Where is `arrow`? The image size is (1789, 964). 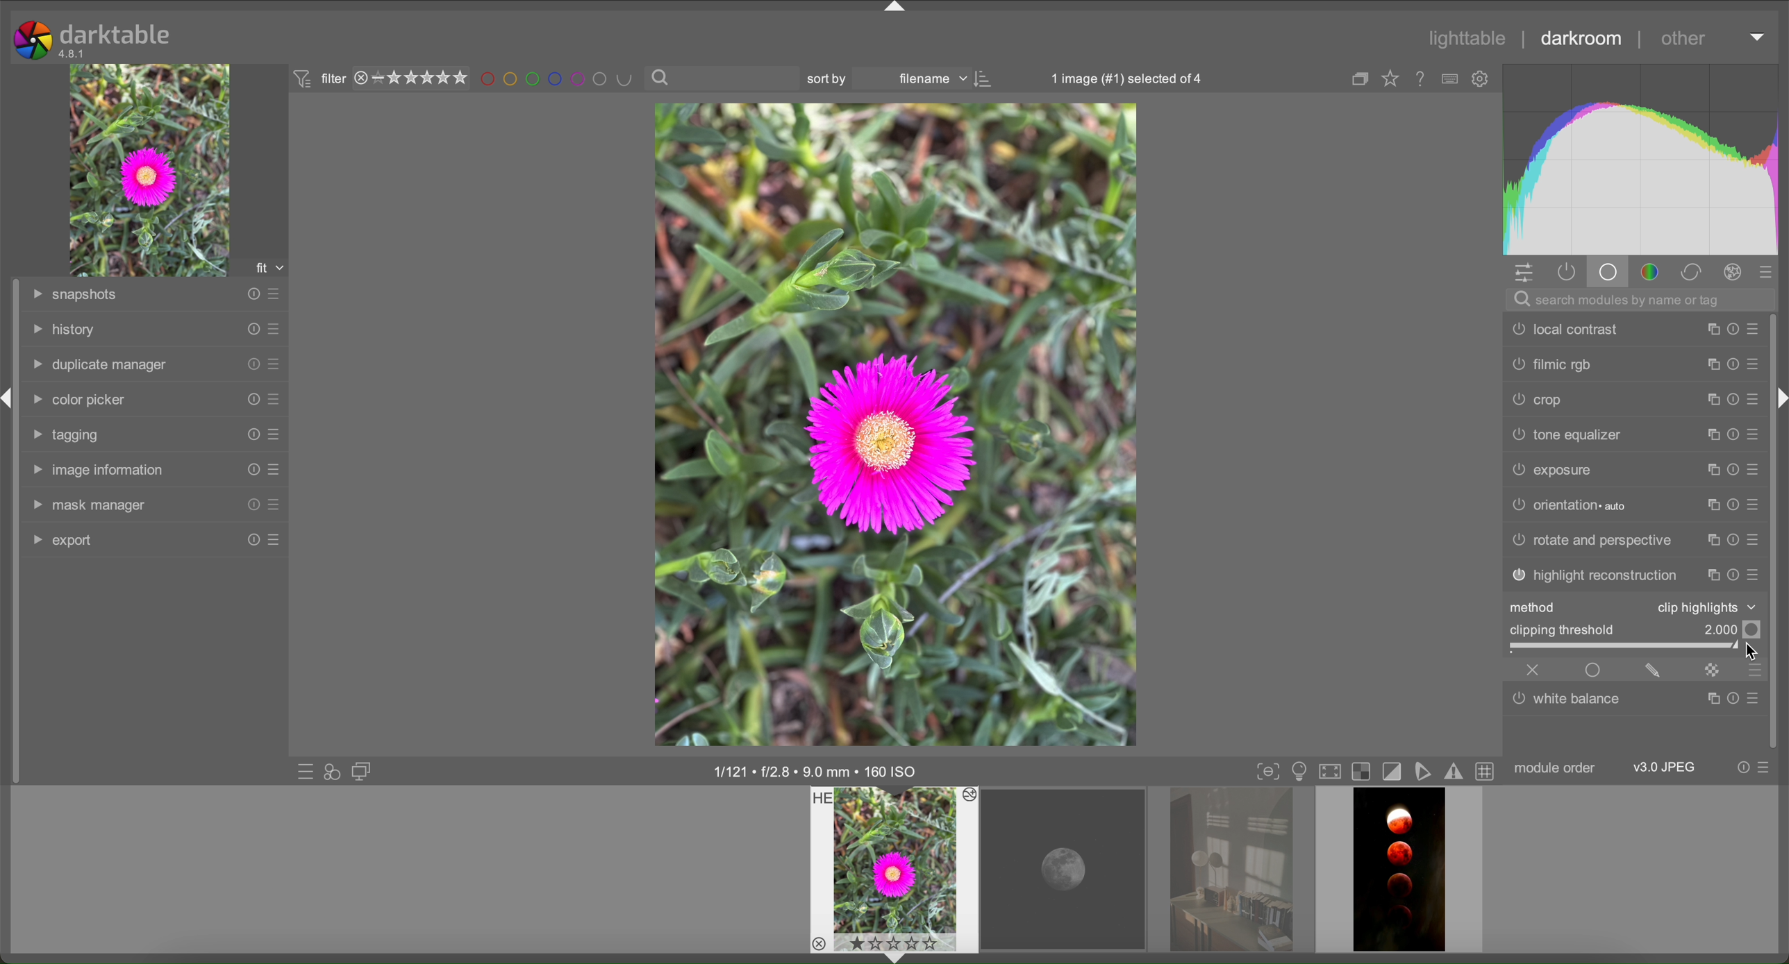
arrow is located at coordinates (1781, 398).